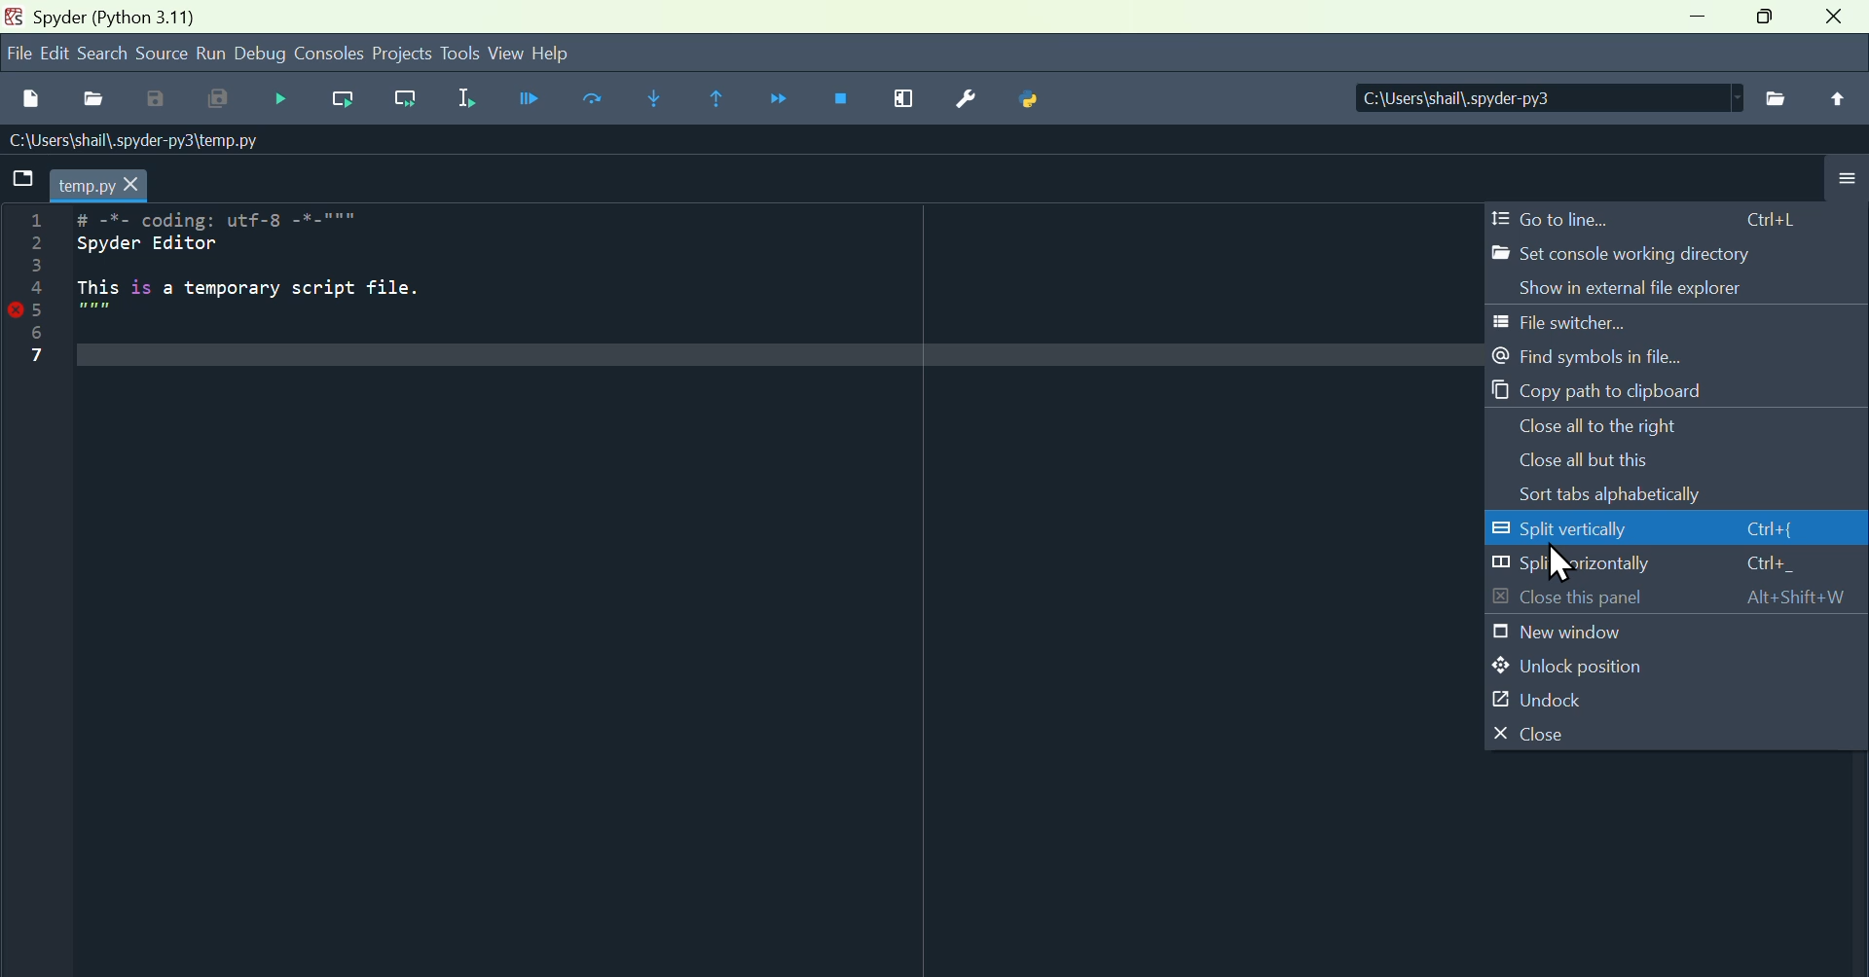  What do you see at coordinates (270, 278) in the screenshot?
I see `# -*- coding: utf-8 -*-"""
Spyder Editor
This is a temporary script file.` at bounding box center [270, 278].